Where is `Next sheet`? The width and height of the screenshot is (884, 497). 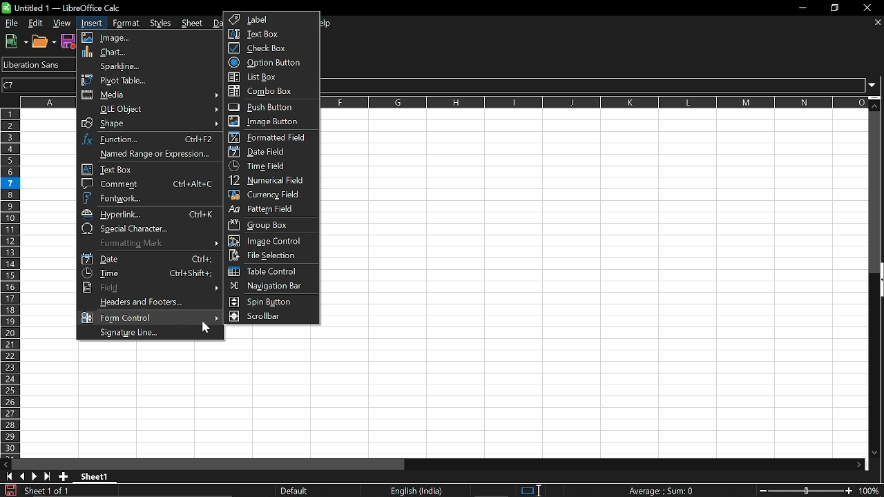
Next sheet is located at coordinates (35, 476).